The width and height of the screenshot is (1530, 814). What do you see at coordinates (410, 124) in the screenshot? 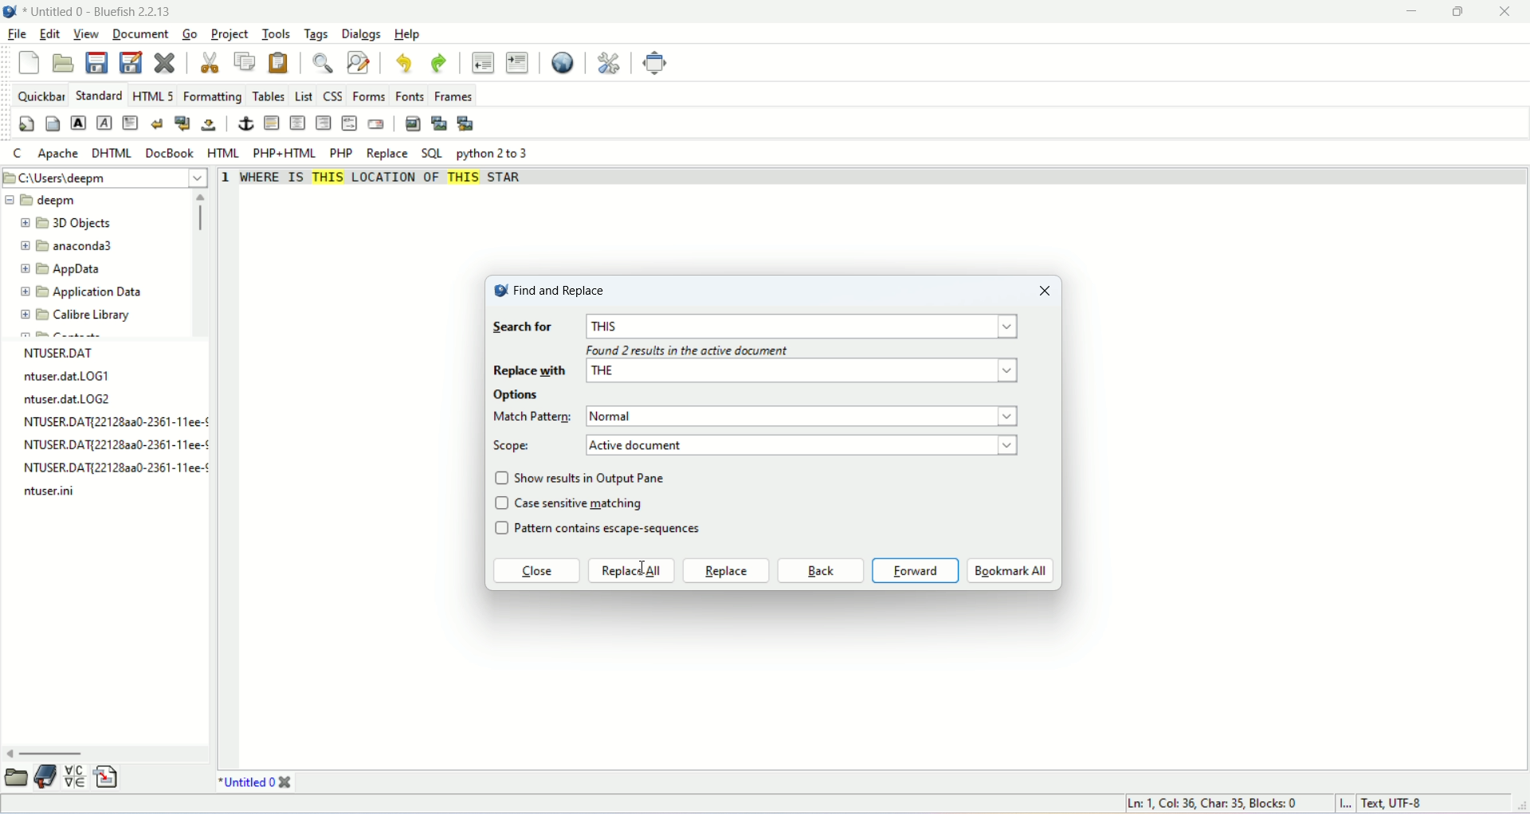
I see `insert image` at bounding box center [410, 124].